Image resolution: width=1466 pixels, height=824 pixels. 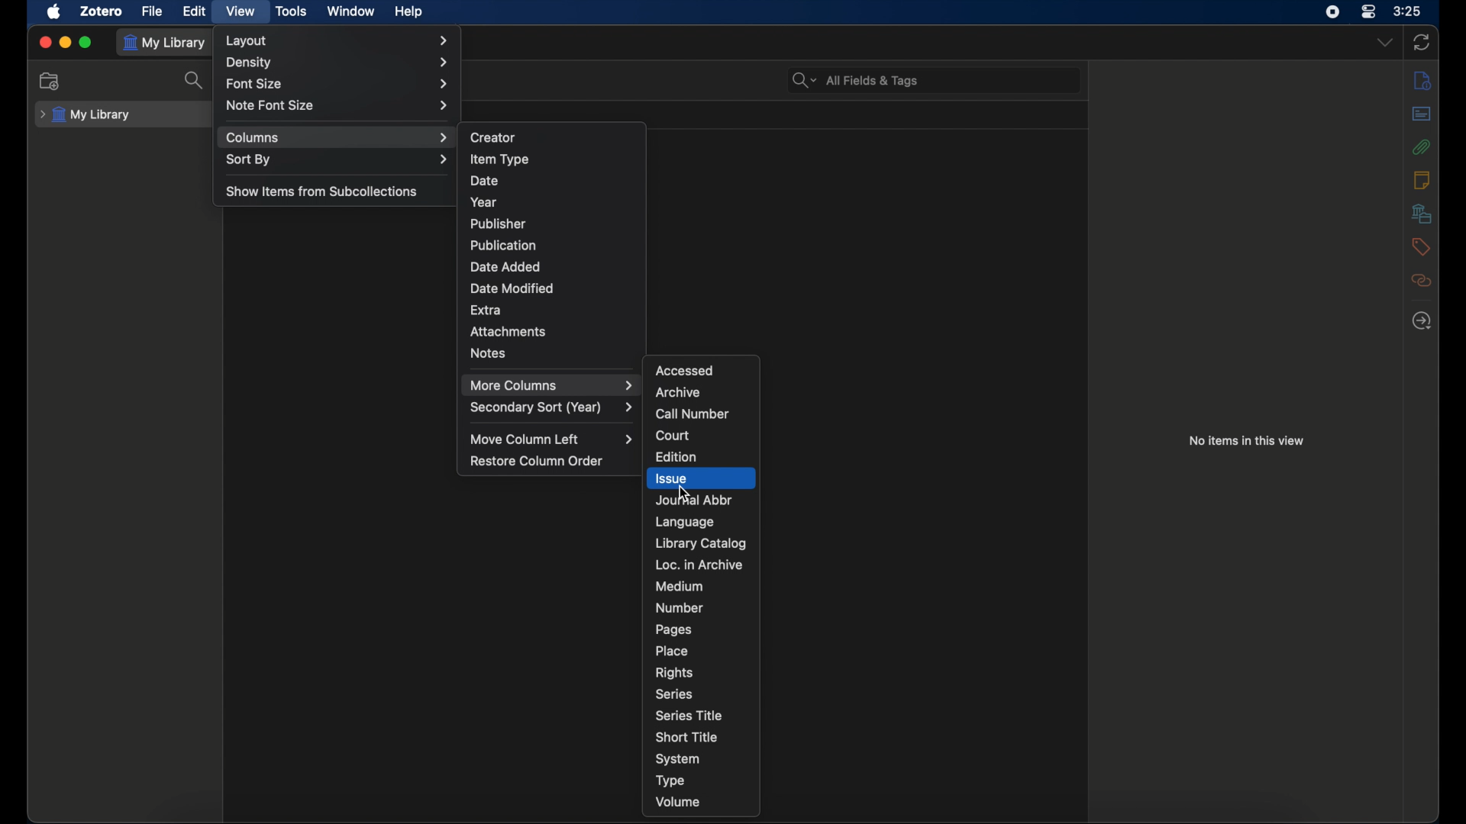 I want to click on restore column order, so click(x=537, y=461).